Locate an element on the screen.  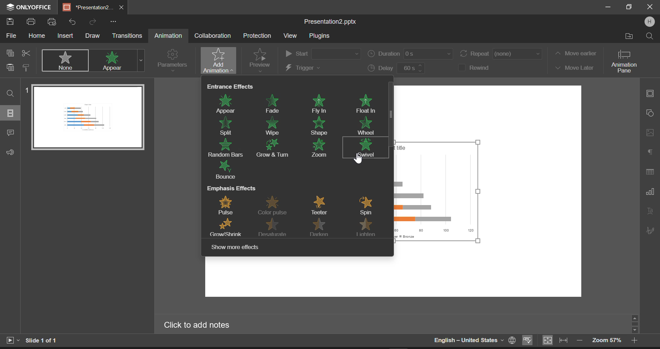
Home Menu is located at coordinates (36, 36).